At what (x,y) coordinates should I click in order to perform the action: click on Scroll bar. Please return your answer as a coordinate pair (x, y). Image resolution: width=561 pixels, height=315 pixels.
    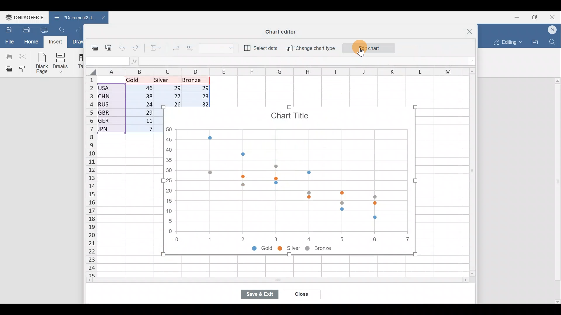
    Looking at the image, I should click on (265, 282).